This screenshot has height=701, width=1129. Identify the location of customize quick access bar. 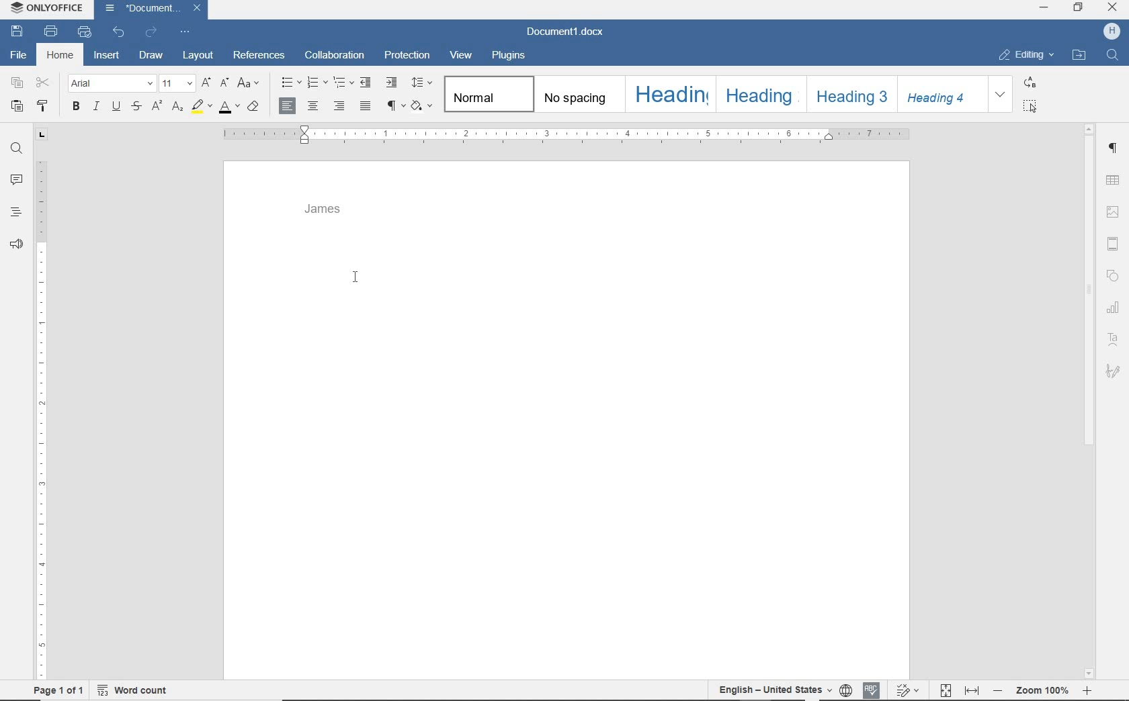
(186, 32).